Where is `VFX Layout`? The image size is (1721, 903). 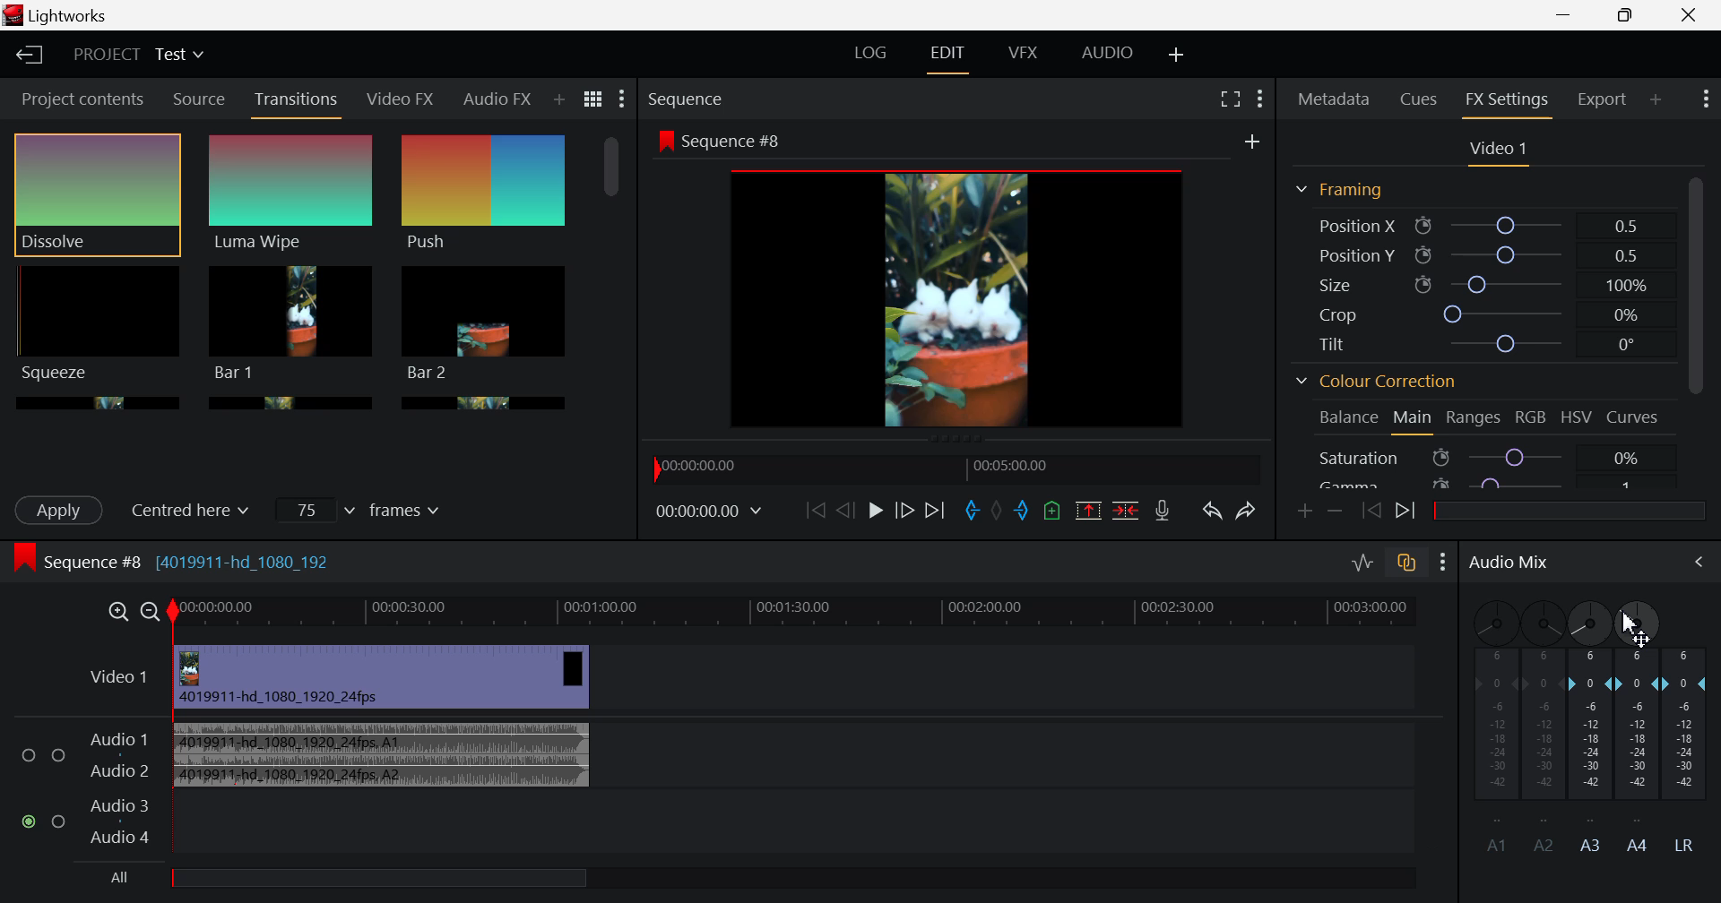 VFX Layout is located at coordinates (1024, 56).